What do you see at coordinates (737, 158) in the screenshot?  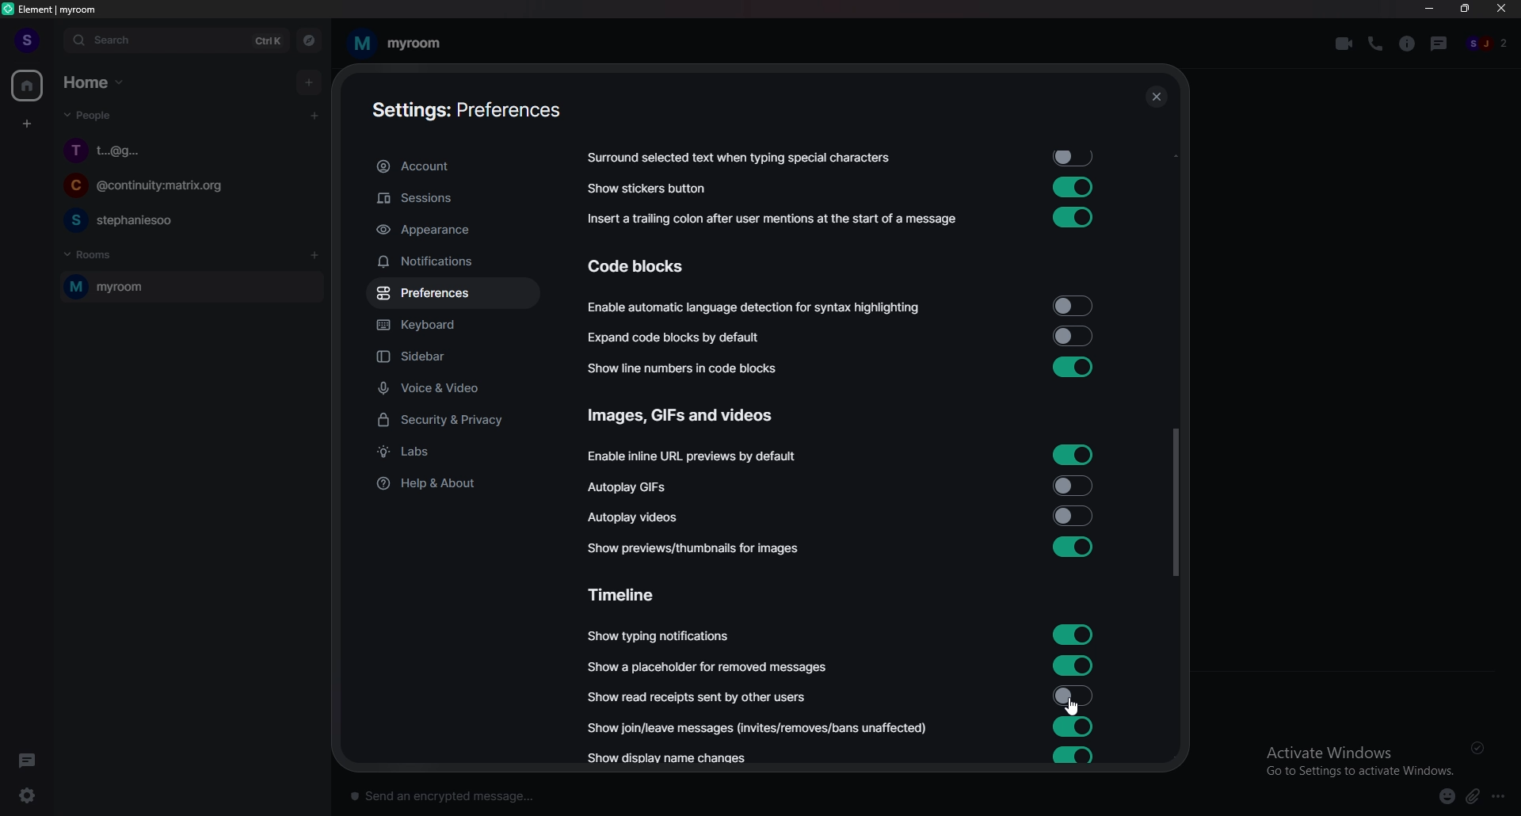 I see `surround selected text when typing special characters` at bounding box center [737, 158].